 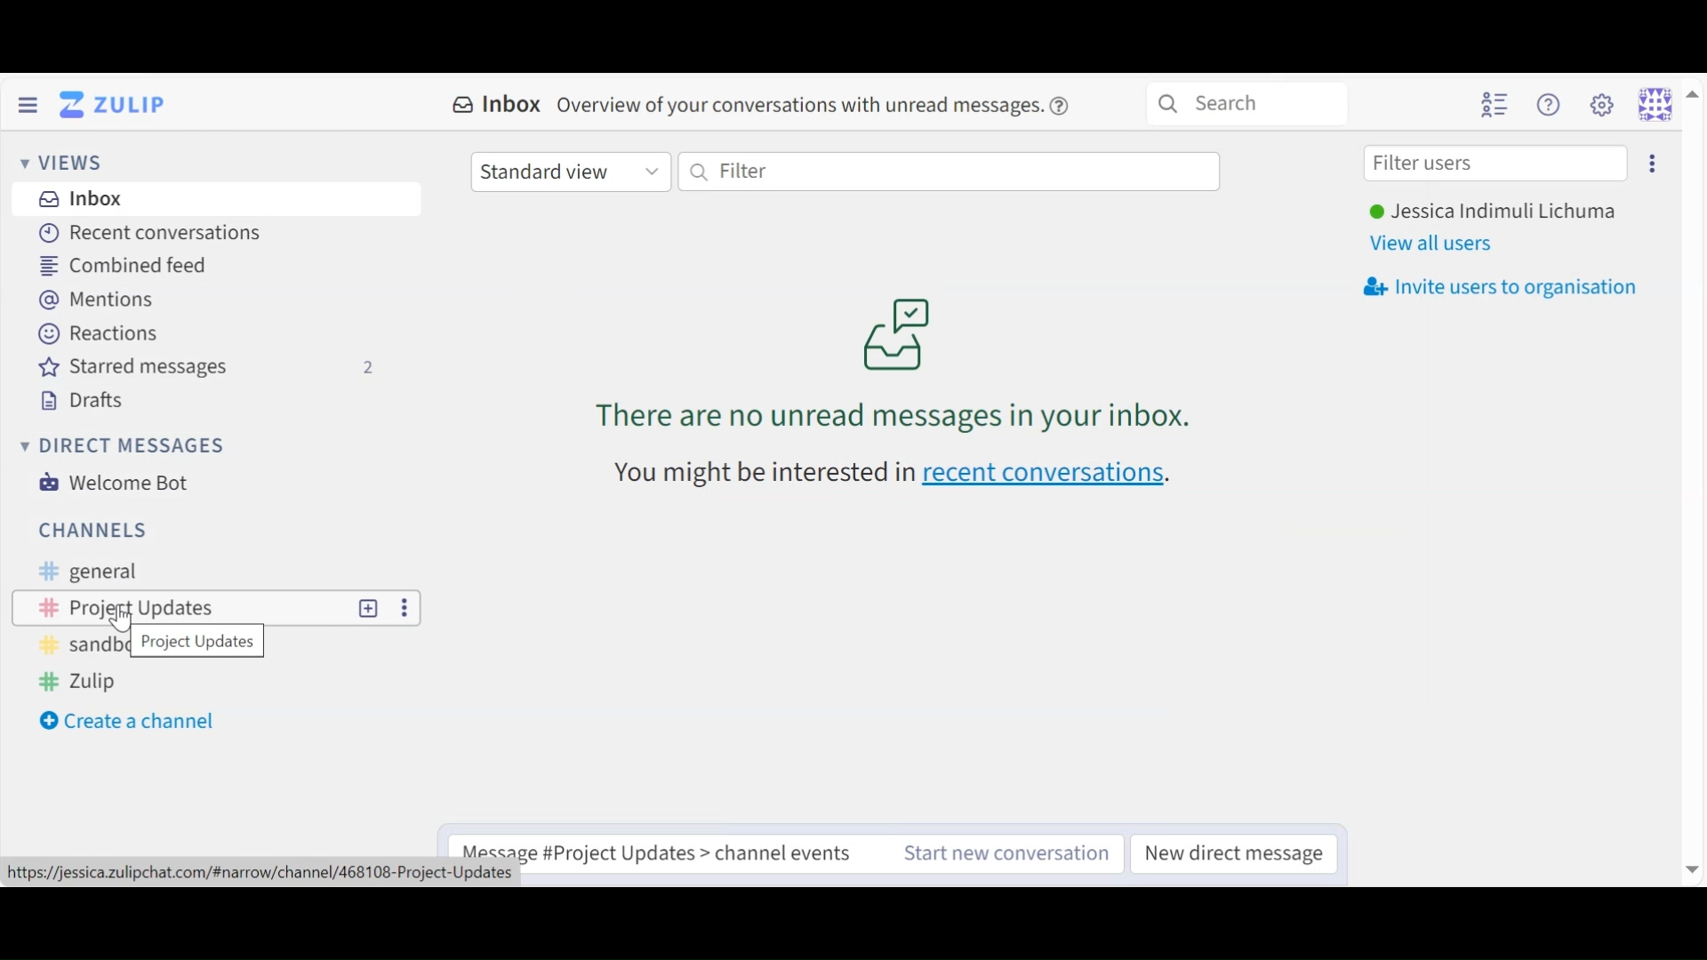 I want to click on Standard View, so click(x=569, y=173).